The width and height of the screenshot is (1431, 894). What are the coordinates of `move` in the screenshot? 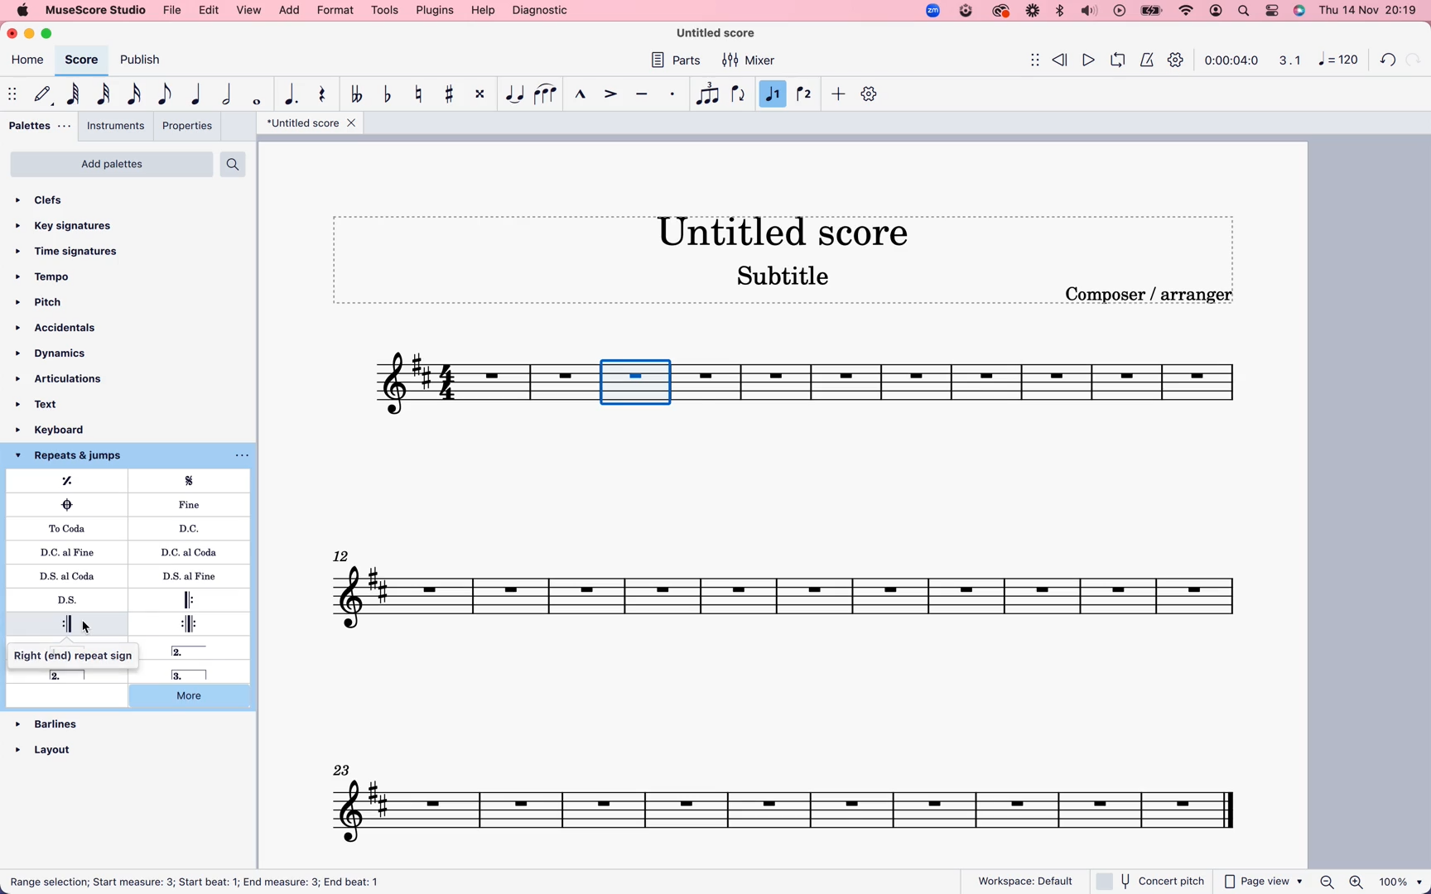 It's located at (12, 91).